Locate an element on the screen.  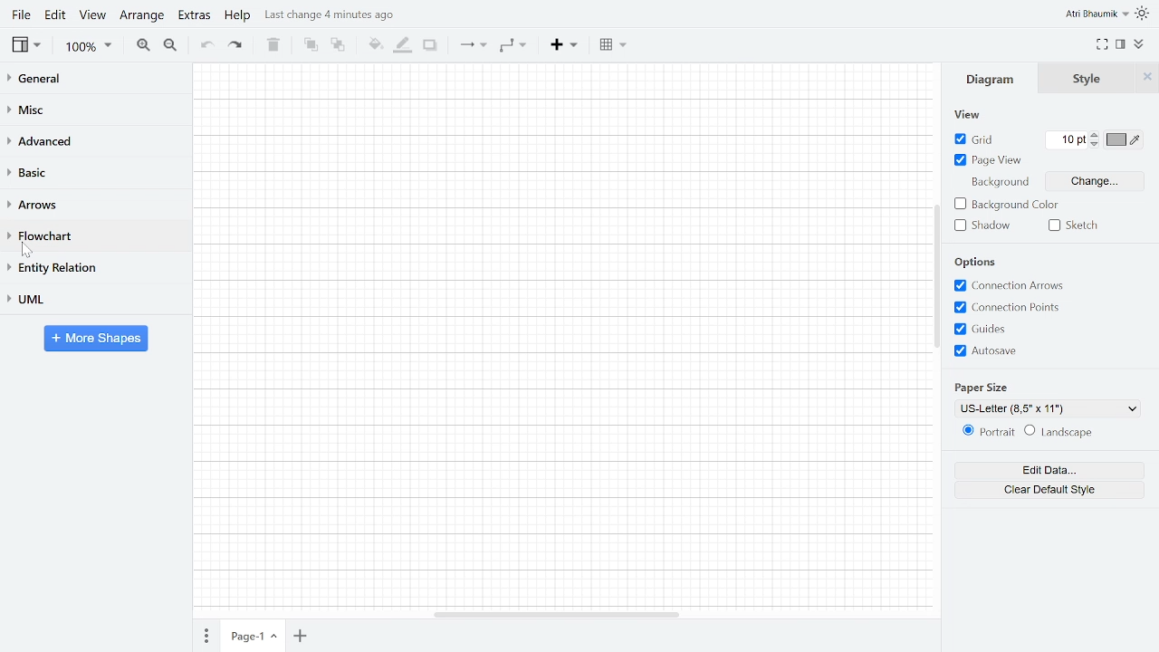
Delete is located at coordinates (274, 46).